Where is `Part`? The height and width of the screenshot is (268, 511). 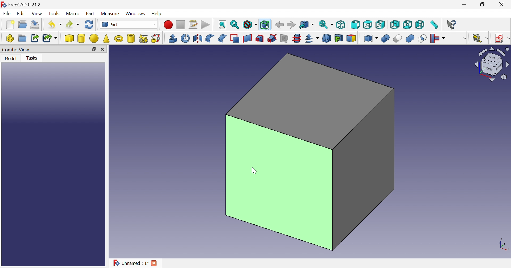
Part is located at coordinates (129, 25).